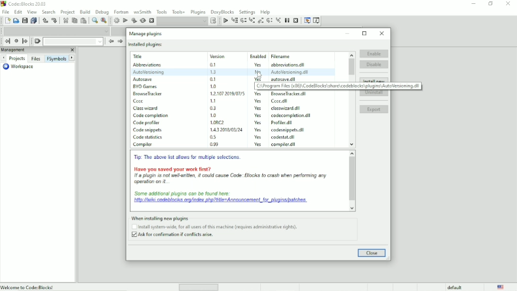 The width and height of the screenshot is (517, 291). What do you see at coordinates (269, 20) in the screenshot?
I see `Next instruction` at bounding box center [269, 20].